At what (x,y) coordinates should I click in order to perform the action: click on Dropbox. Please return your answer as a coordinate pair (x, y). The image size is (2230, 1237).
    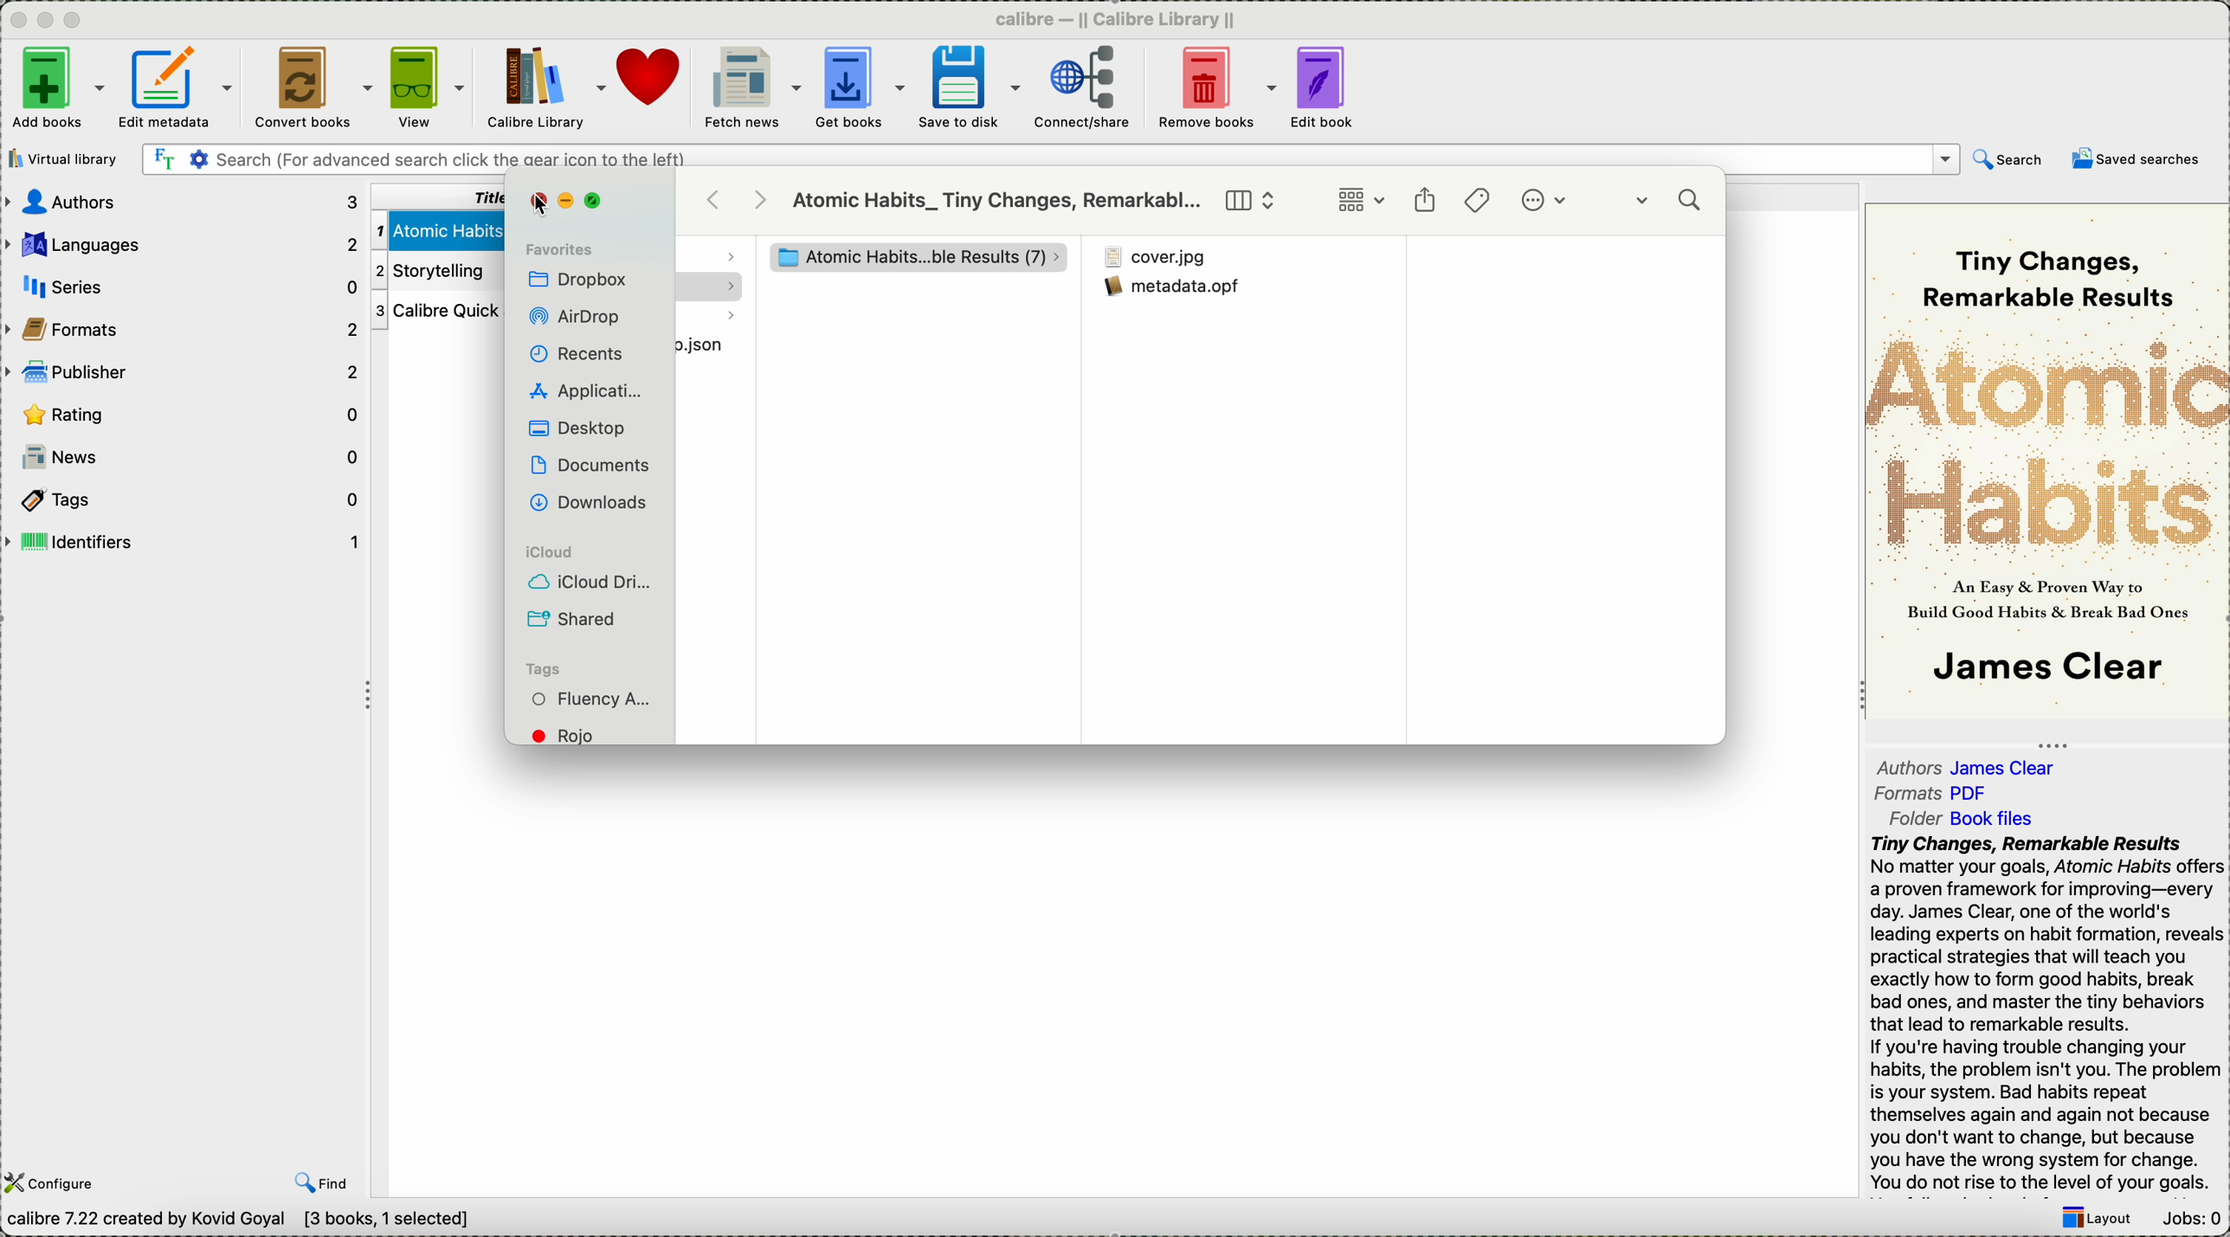
    Looking at the image, I should click on (579, 281).